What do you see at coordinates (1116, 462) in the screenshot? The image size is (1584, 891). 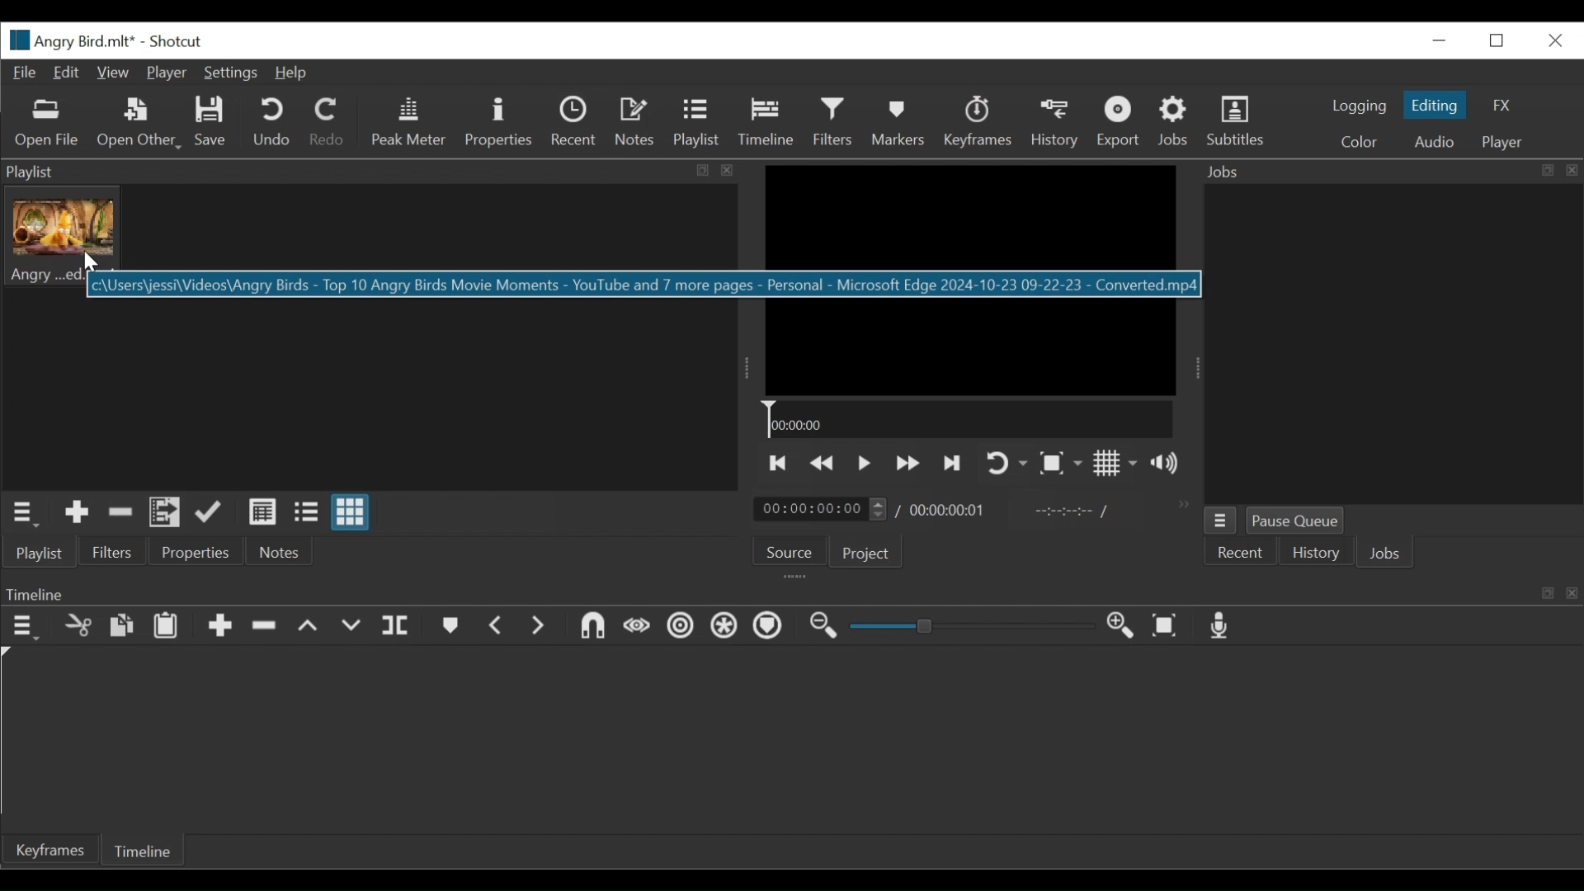 I see `Toggle display grid on player` at bounding box center [1116, 462].